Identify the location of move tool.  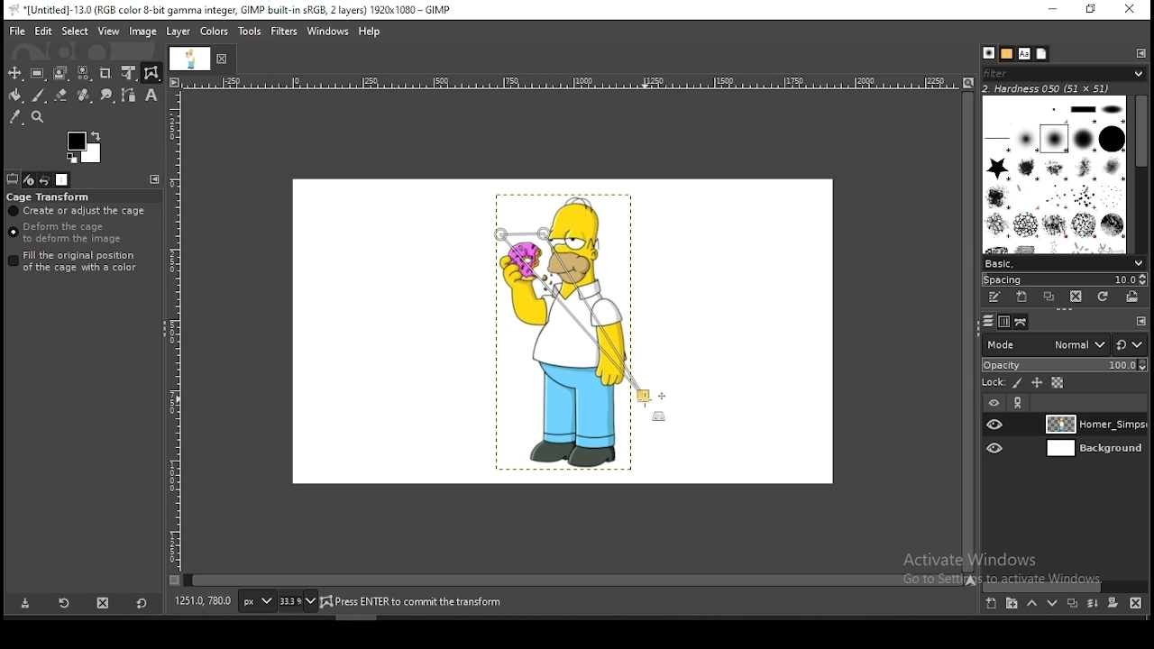
(15, 73).